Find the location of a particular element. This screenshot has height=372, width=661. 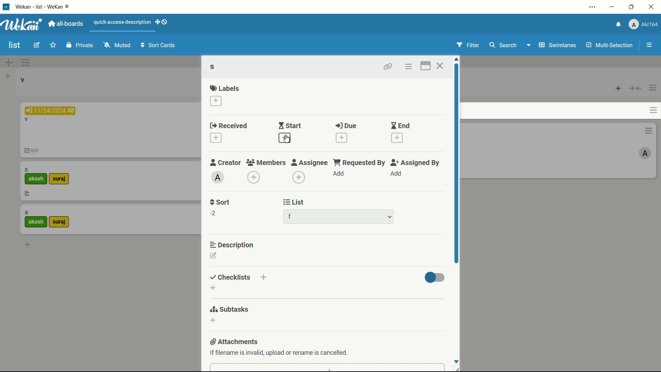

assignee is located at coordinates (311, 162).